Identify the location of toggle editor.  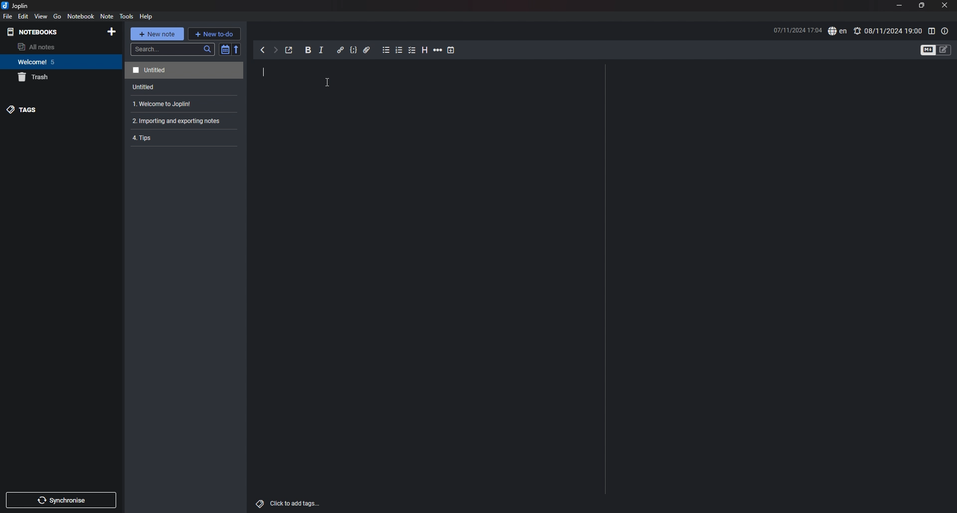
(927, 50).